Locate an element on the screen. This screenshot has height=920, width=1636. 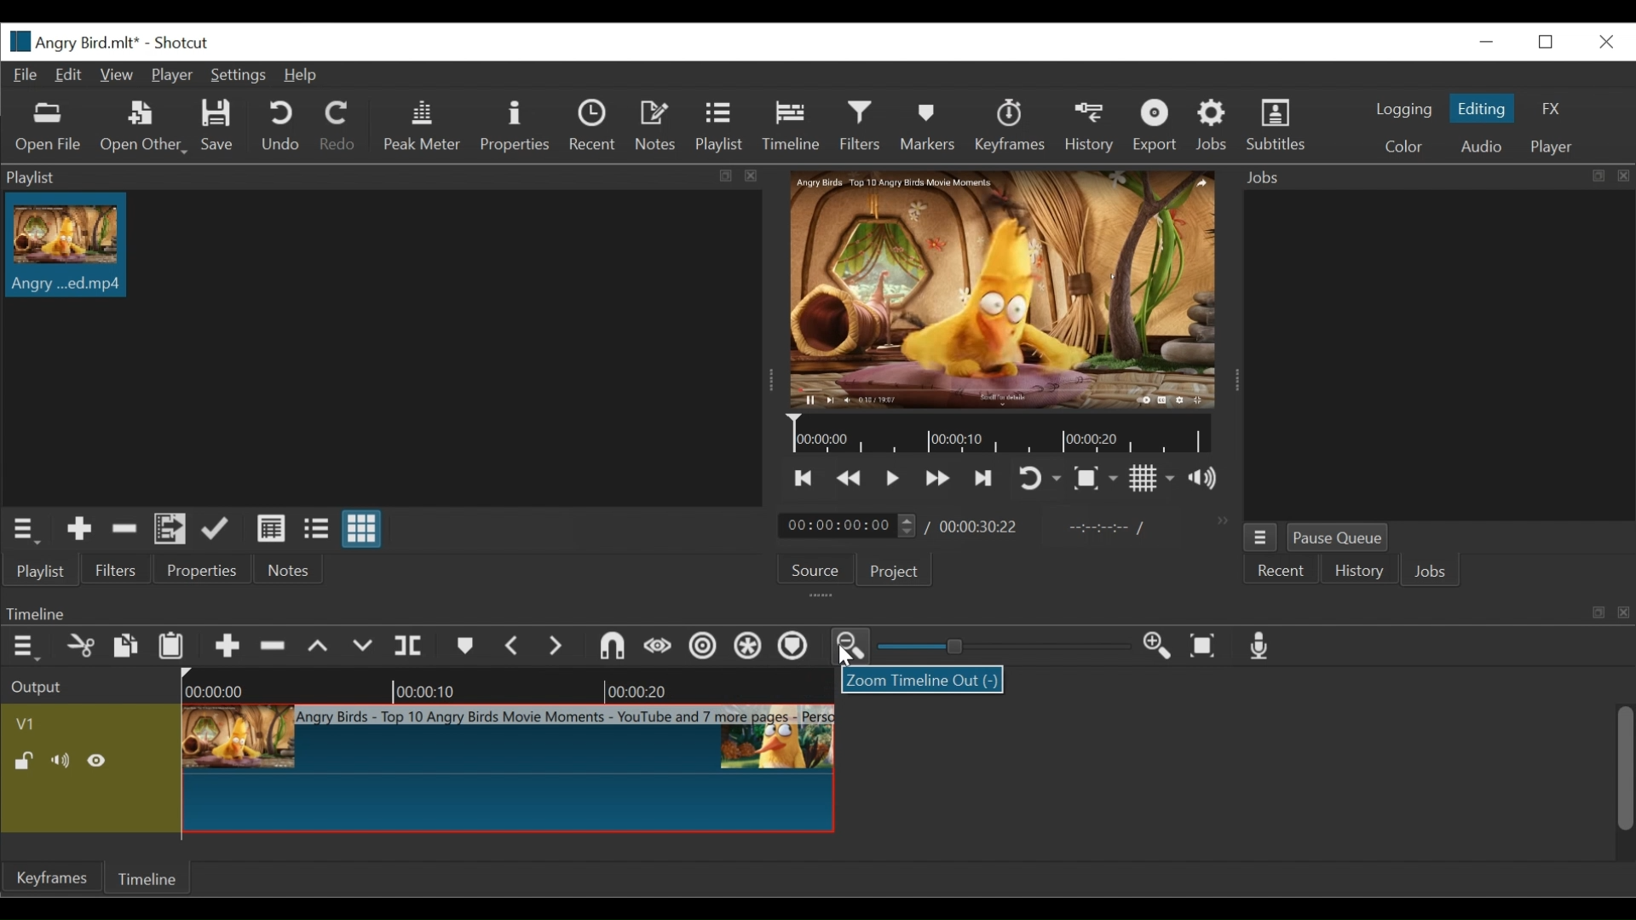
Player is located at coordinates (1551, 147).